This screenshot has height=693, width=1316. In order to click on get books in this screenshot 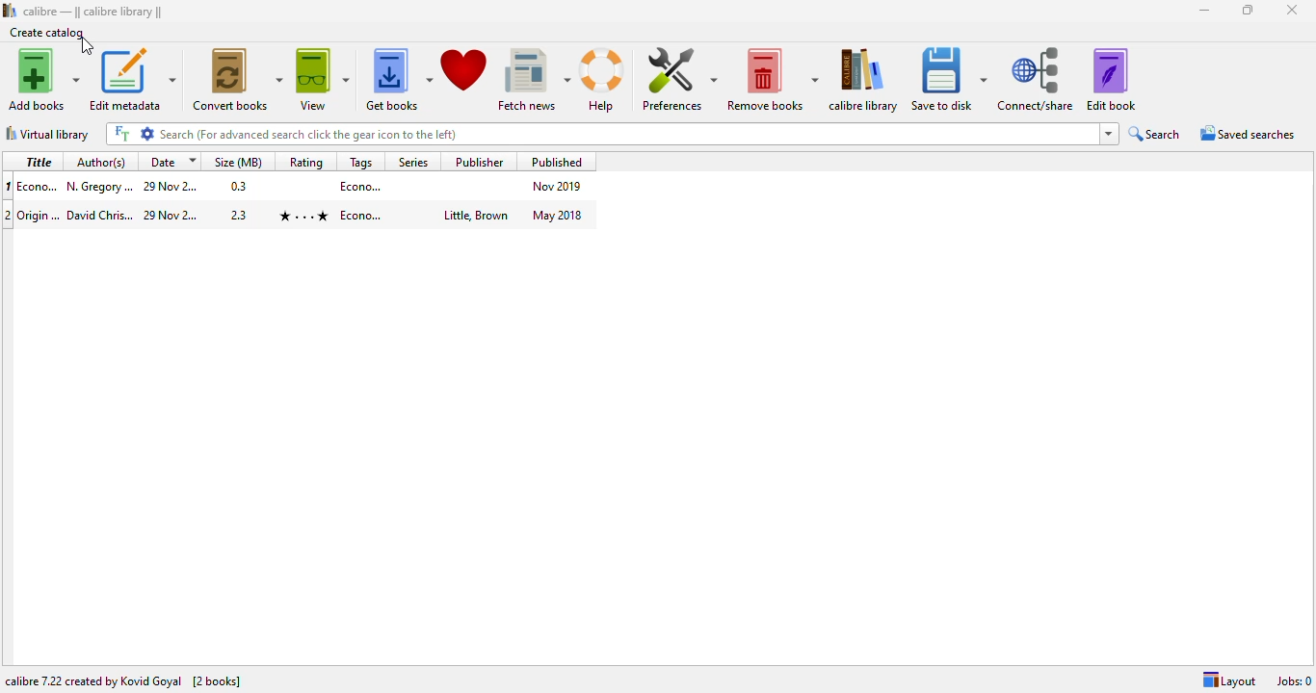, I will do `click(398, 79)`.